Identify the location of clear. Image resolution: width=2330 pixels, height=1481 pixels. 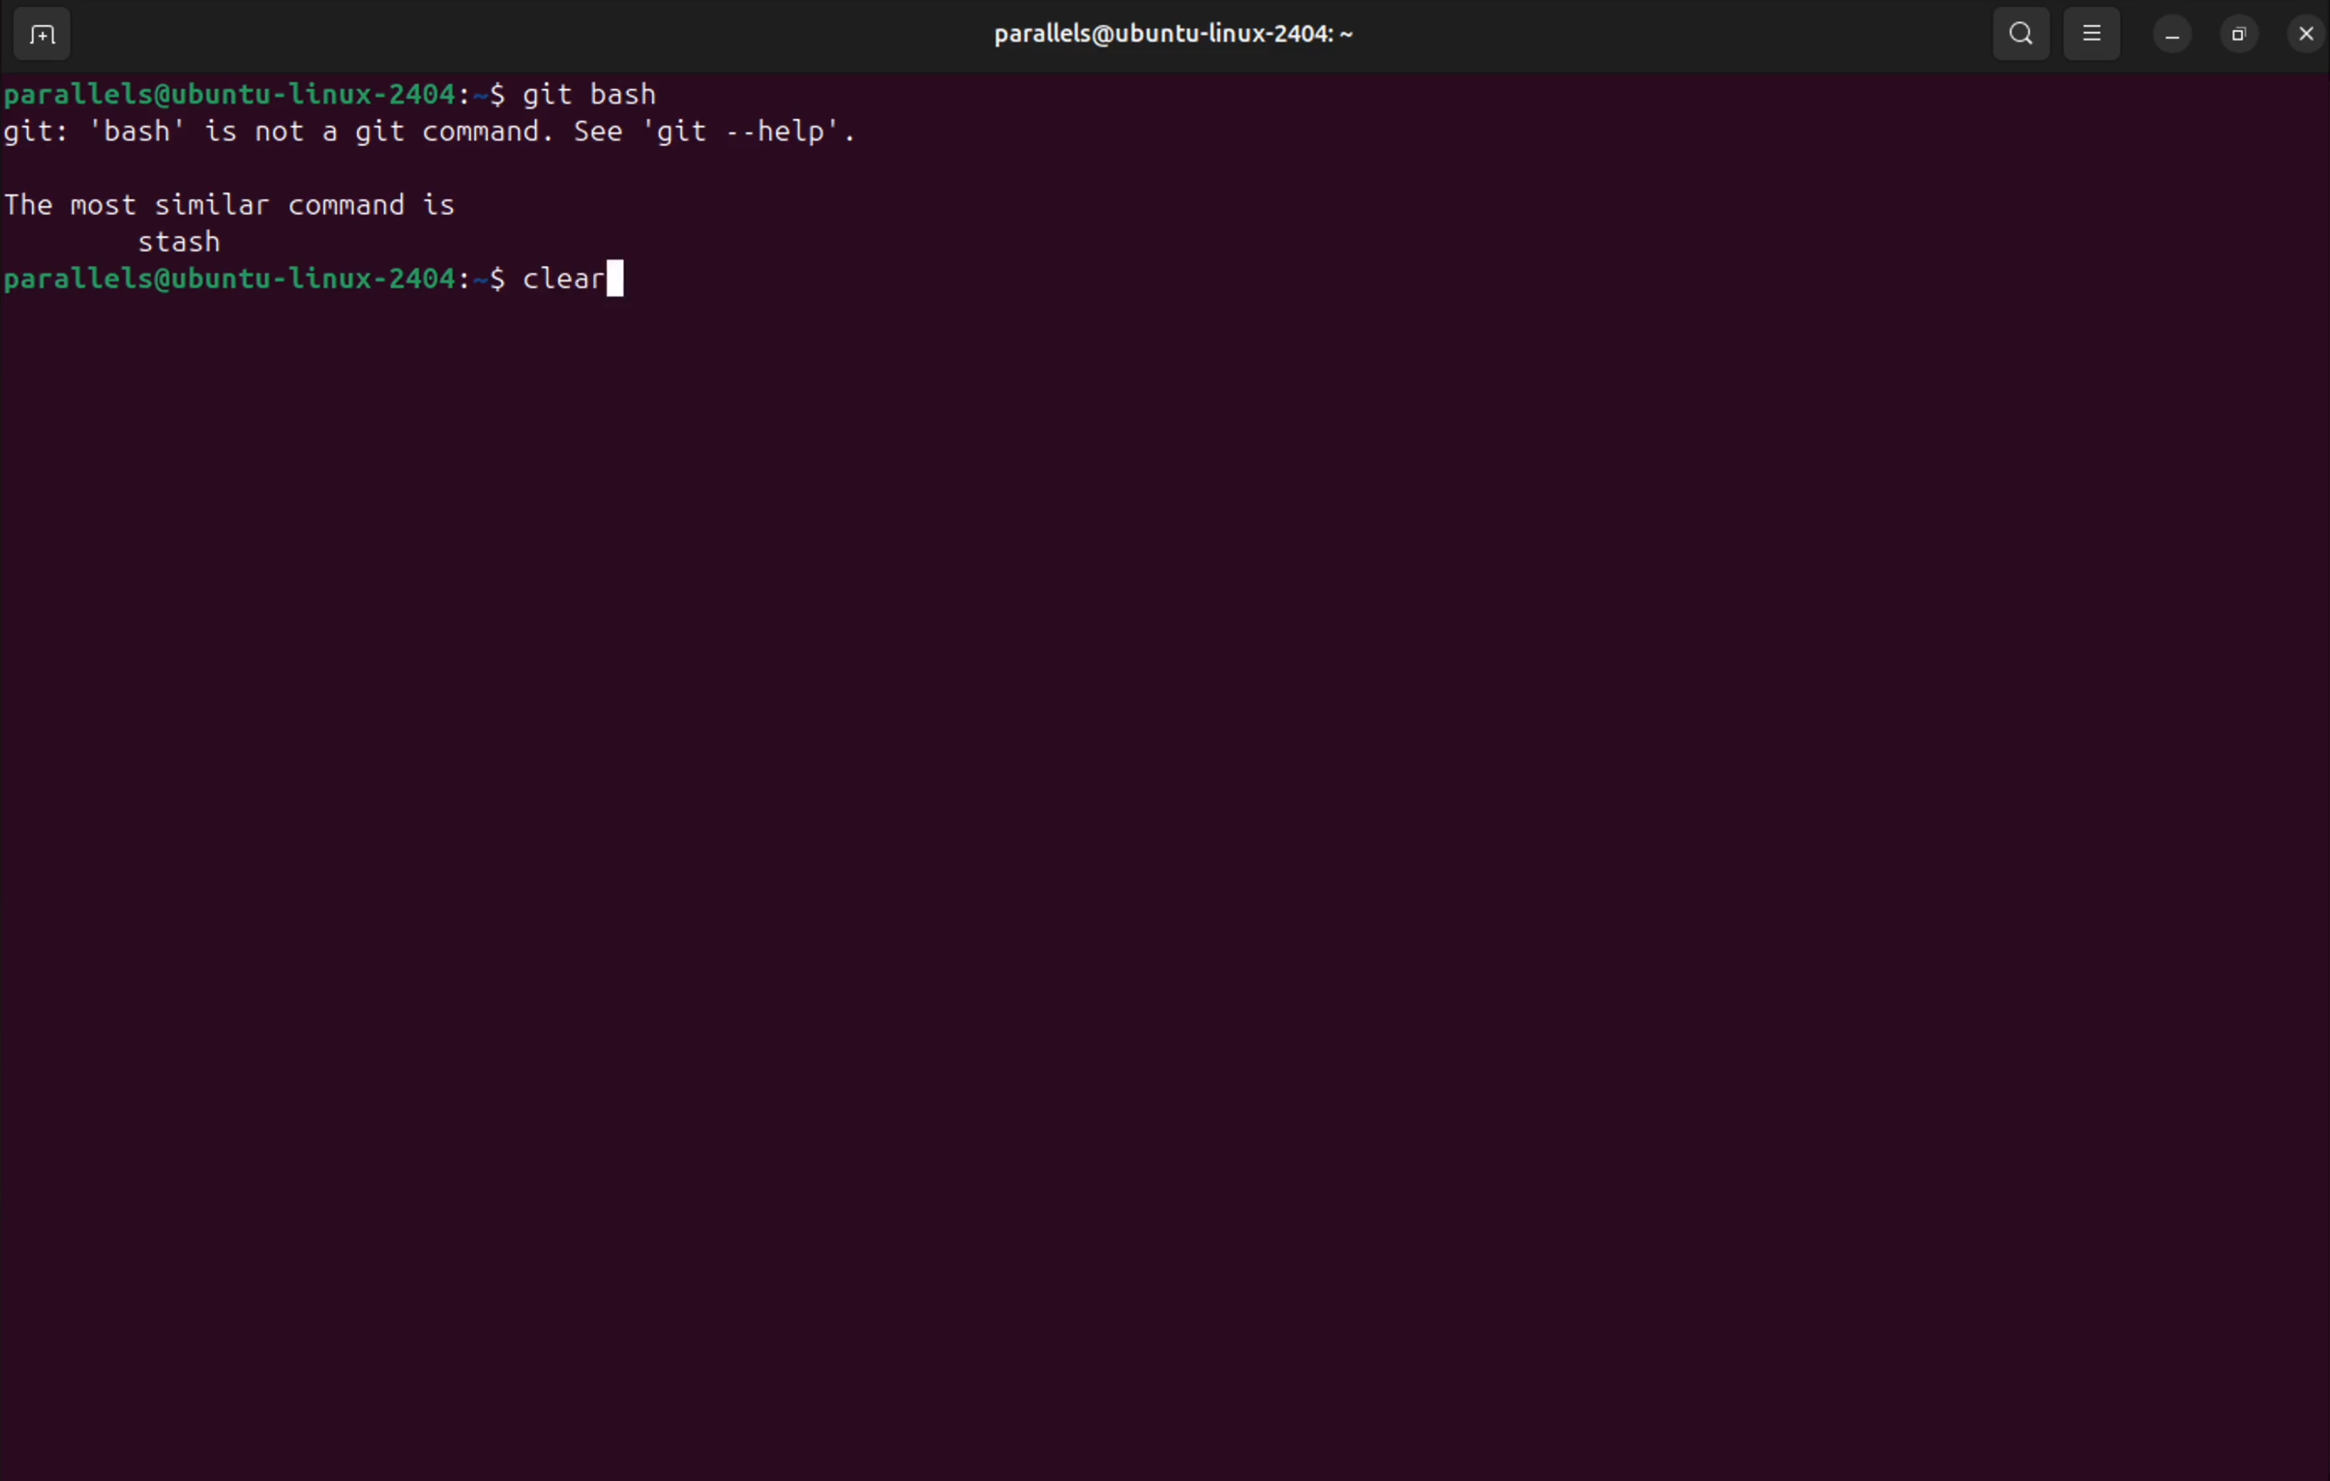
(592, 280).